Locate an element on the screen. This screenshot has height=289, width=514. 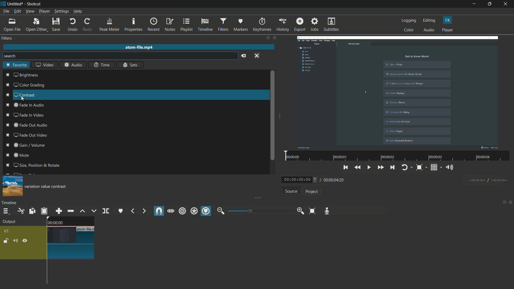
player menu is located at coordinates (45, 11).